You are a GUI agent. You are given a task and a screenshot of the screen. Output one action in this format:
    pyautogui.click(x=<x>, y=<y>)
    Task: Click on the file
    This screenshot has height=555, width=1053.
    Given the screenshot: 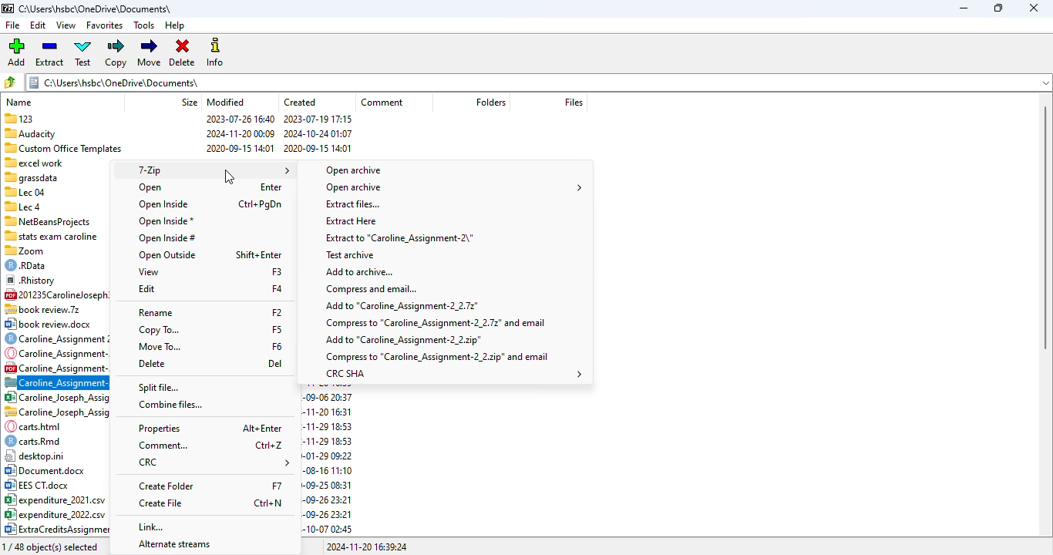 What is the action you would take?
    pyautogui.click(x=13, y=25)
    